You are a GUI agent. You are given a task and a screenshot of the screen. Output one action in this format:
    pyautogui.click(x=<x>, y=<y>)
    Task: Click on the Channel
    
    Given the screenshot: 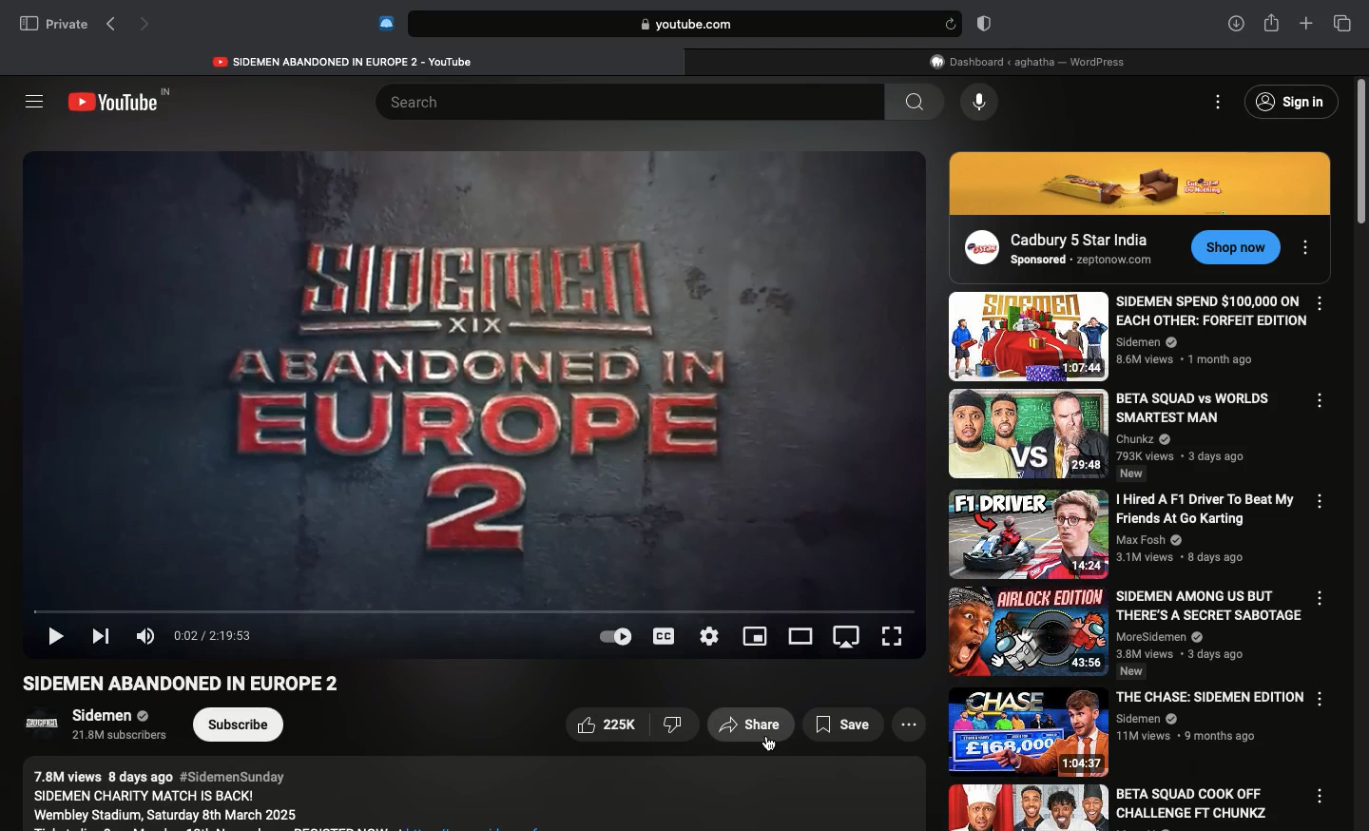 What is the action you would take?
    pyautogui.click(x=86, y=727)
    